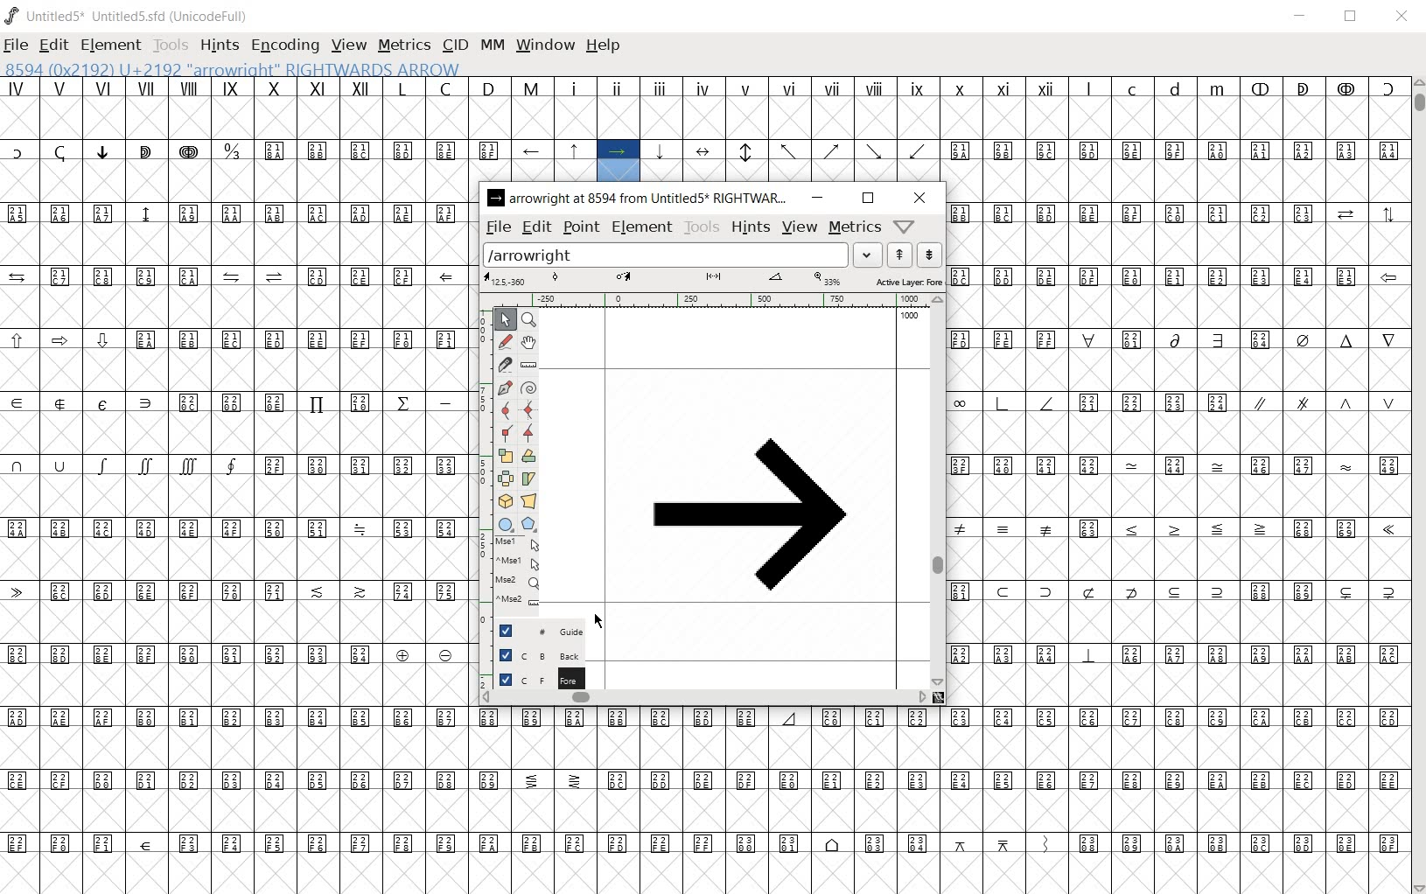 This screenshot has height=894, width=1426. Describe the element at coordinates (704, 701) in the screenshot. I see `scrollbar` at that location.